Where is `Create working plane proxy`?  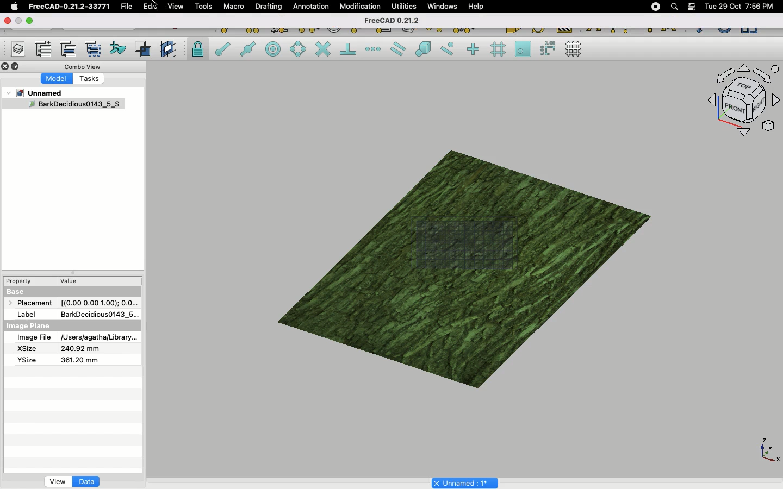 Create working plane proxy is located at coordinates (170, 49).